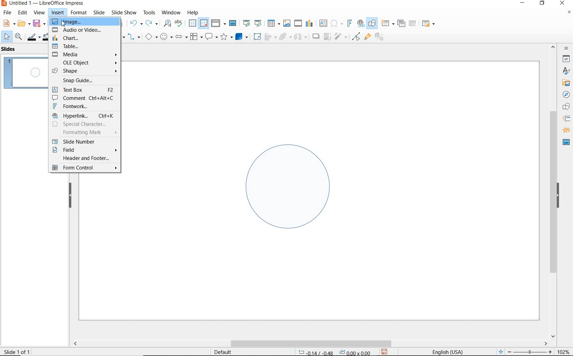 The height and width of the screenshot is (356, 573). I want to click on filter, so click(356, 35).